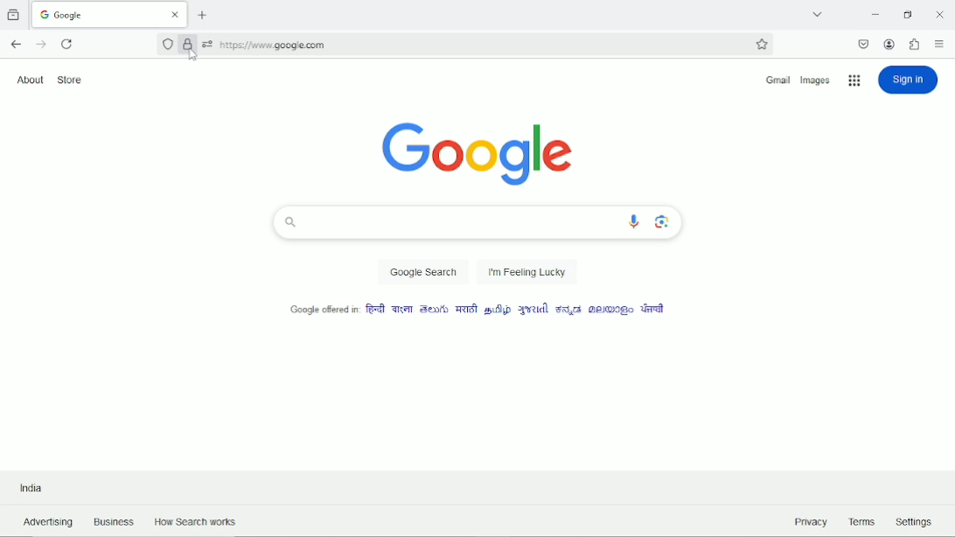 The height and width of the screenshot is (537, 955). Describe the element at coordinates (31, 486) in the screenshot. I see `India` at that location.